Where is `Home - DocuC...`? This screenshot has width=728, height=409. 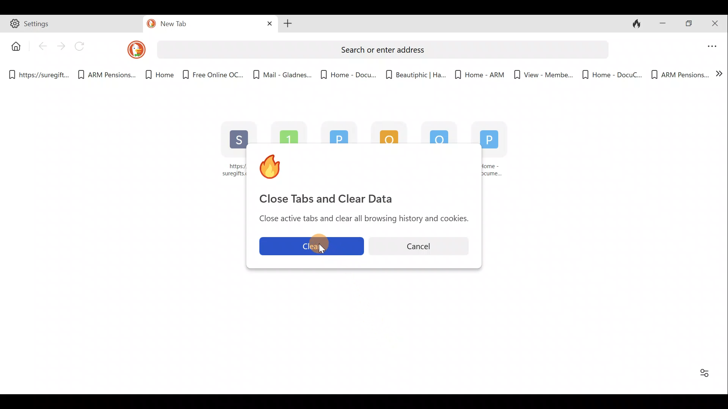 Home - DocuC... is located at coordinates (611, 73).